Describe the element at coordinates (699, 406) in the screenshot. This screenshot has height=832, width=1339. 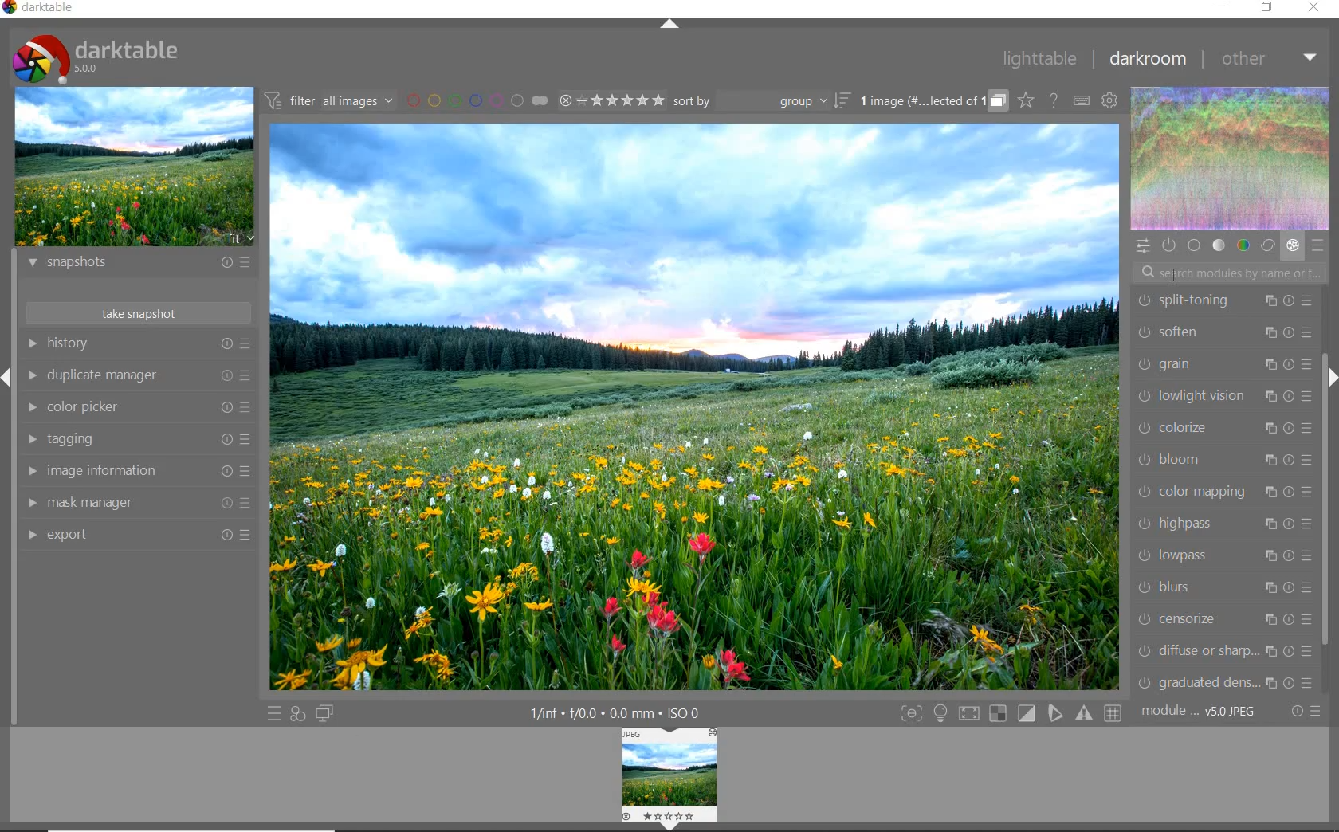
I see `selected image` at that location.